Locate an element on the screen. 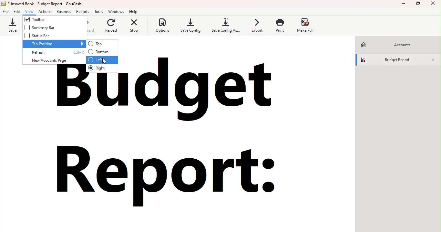 The image size is (441, 232). Reports is located at coordinates (83, 12).